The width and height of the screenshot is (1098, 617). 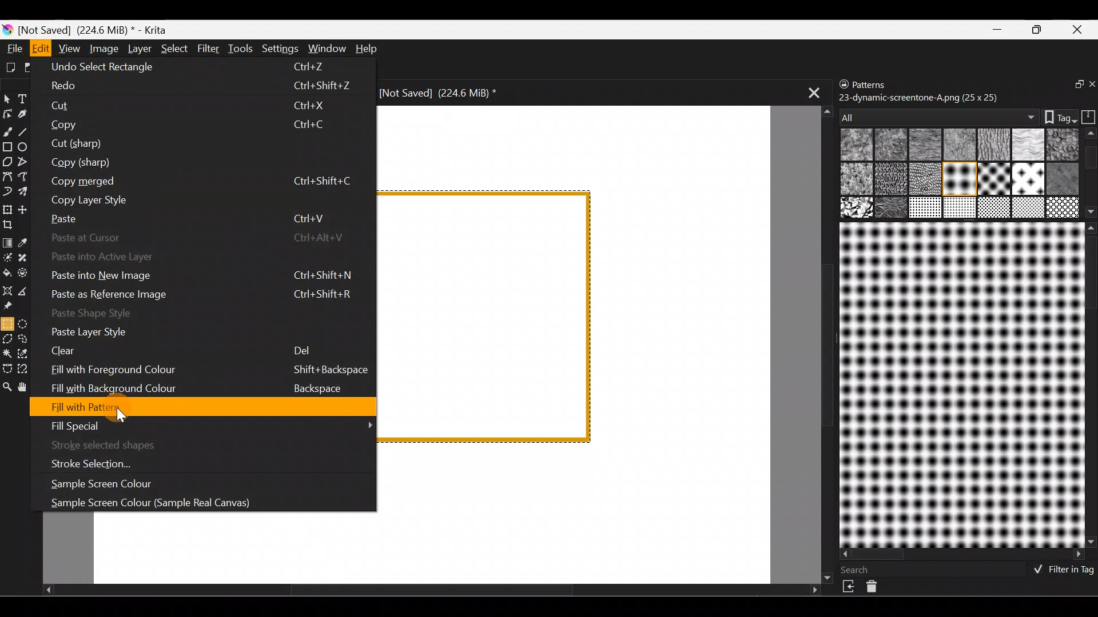 I want to click on Bezier curve selection tool, so click(x=8, y=368).